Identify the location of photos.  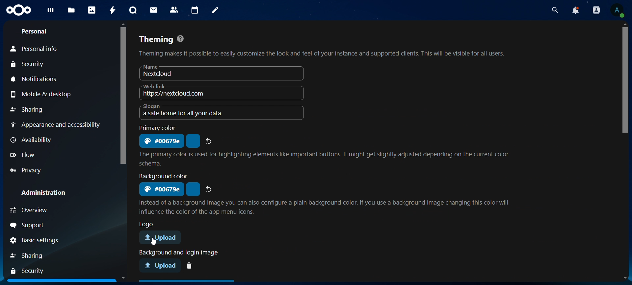
(92, 10).